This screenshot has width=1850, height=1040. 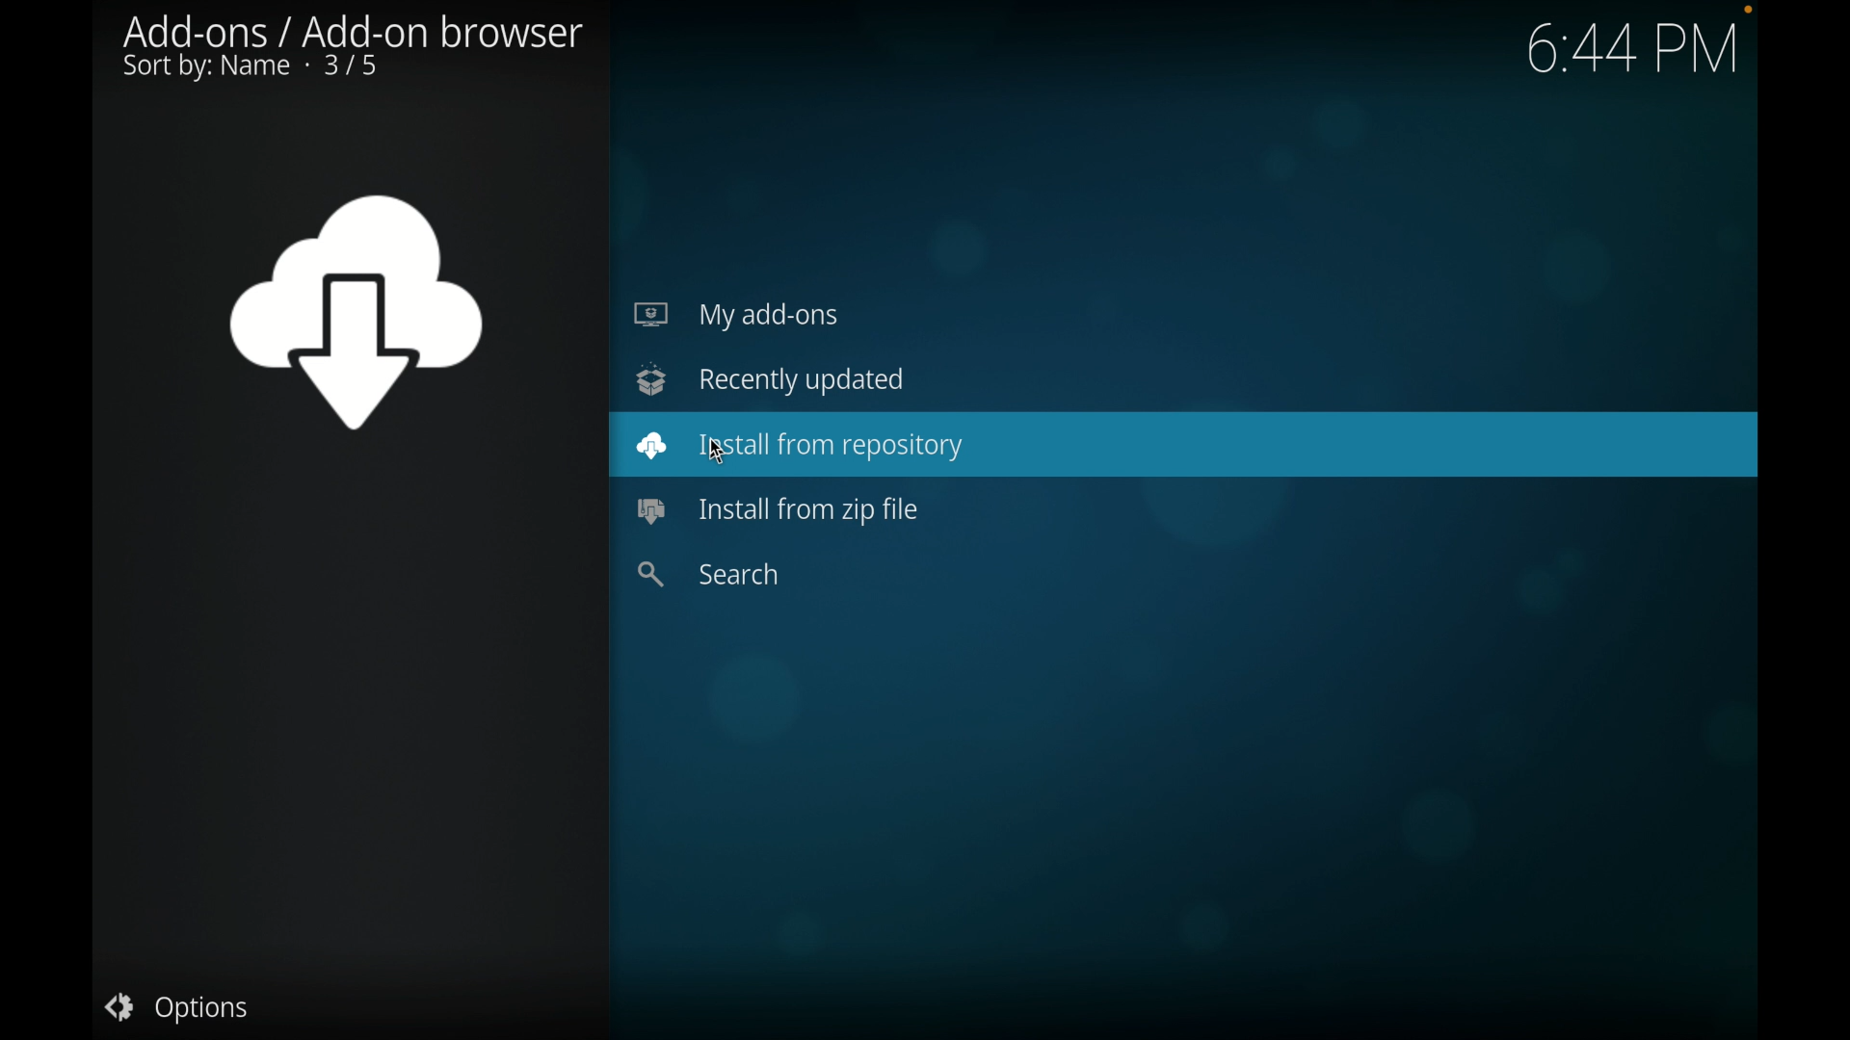 I want to click on search, so click(x=712, y=575).